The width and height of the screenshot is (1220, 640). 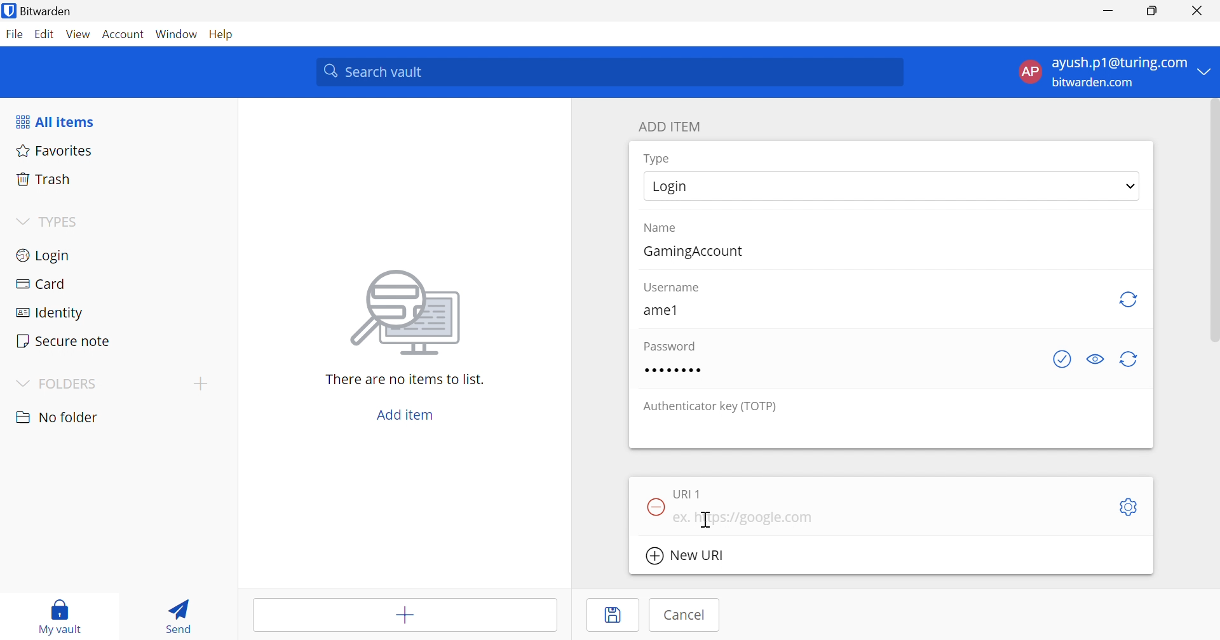 What do you see at coordinates (62, 221) in the screenshot?
I see `TYPES` at bounding box center [62, 221].